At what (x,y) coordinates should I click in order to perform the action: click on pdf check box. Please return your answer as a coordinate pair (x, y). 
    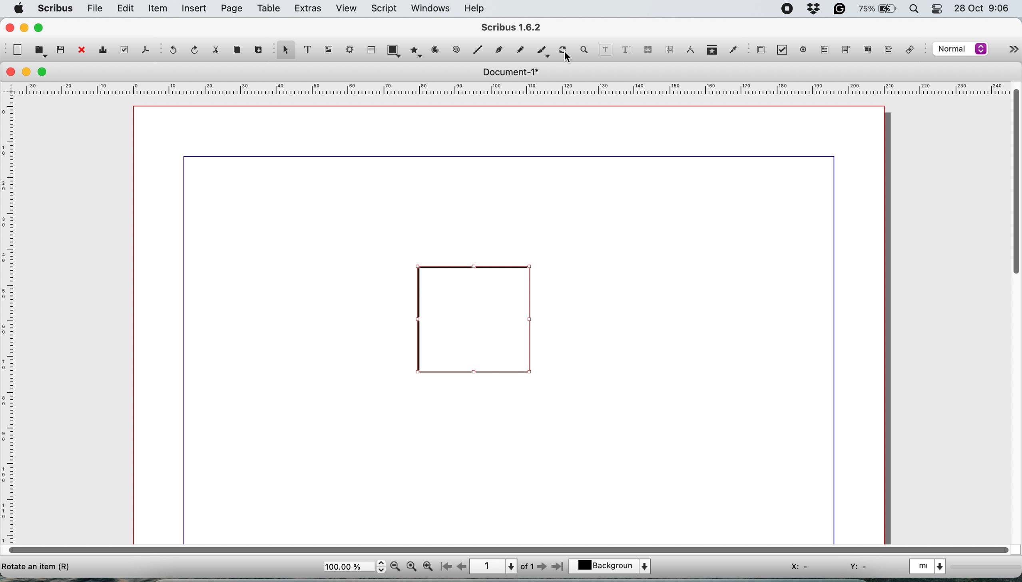
    Looking at the image, I should click on (782, 50).